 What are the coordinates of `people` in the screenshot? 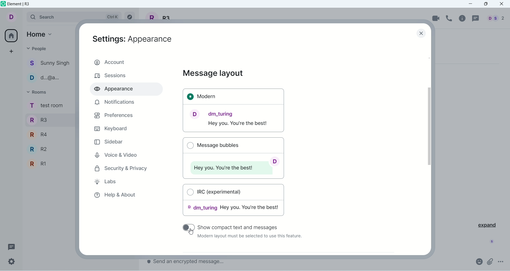 It's located at (495, 18).